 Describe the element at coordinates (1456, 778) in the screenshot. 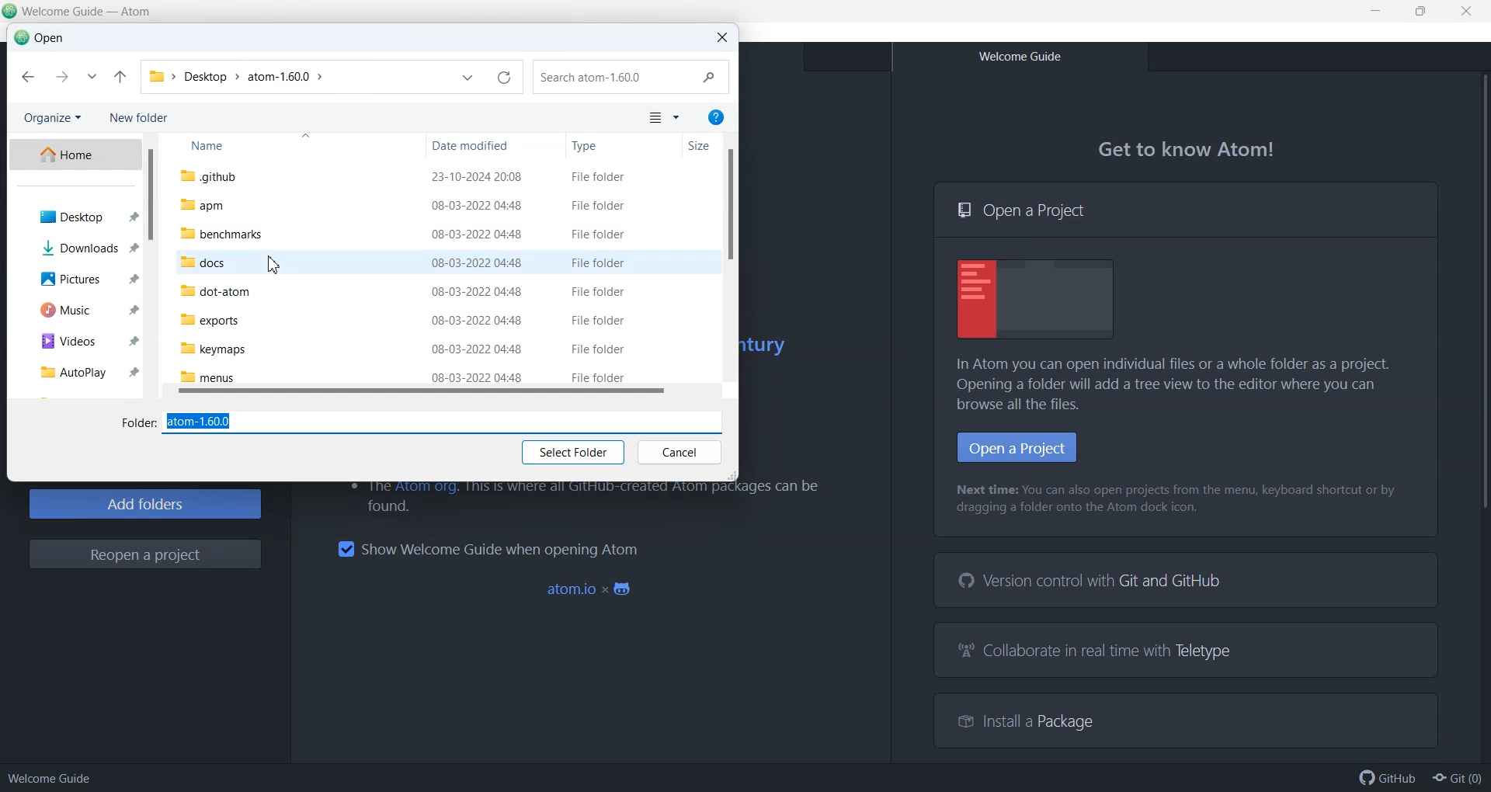

I see `Git(0)` at that location.